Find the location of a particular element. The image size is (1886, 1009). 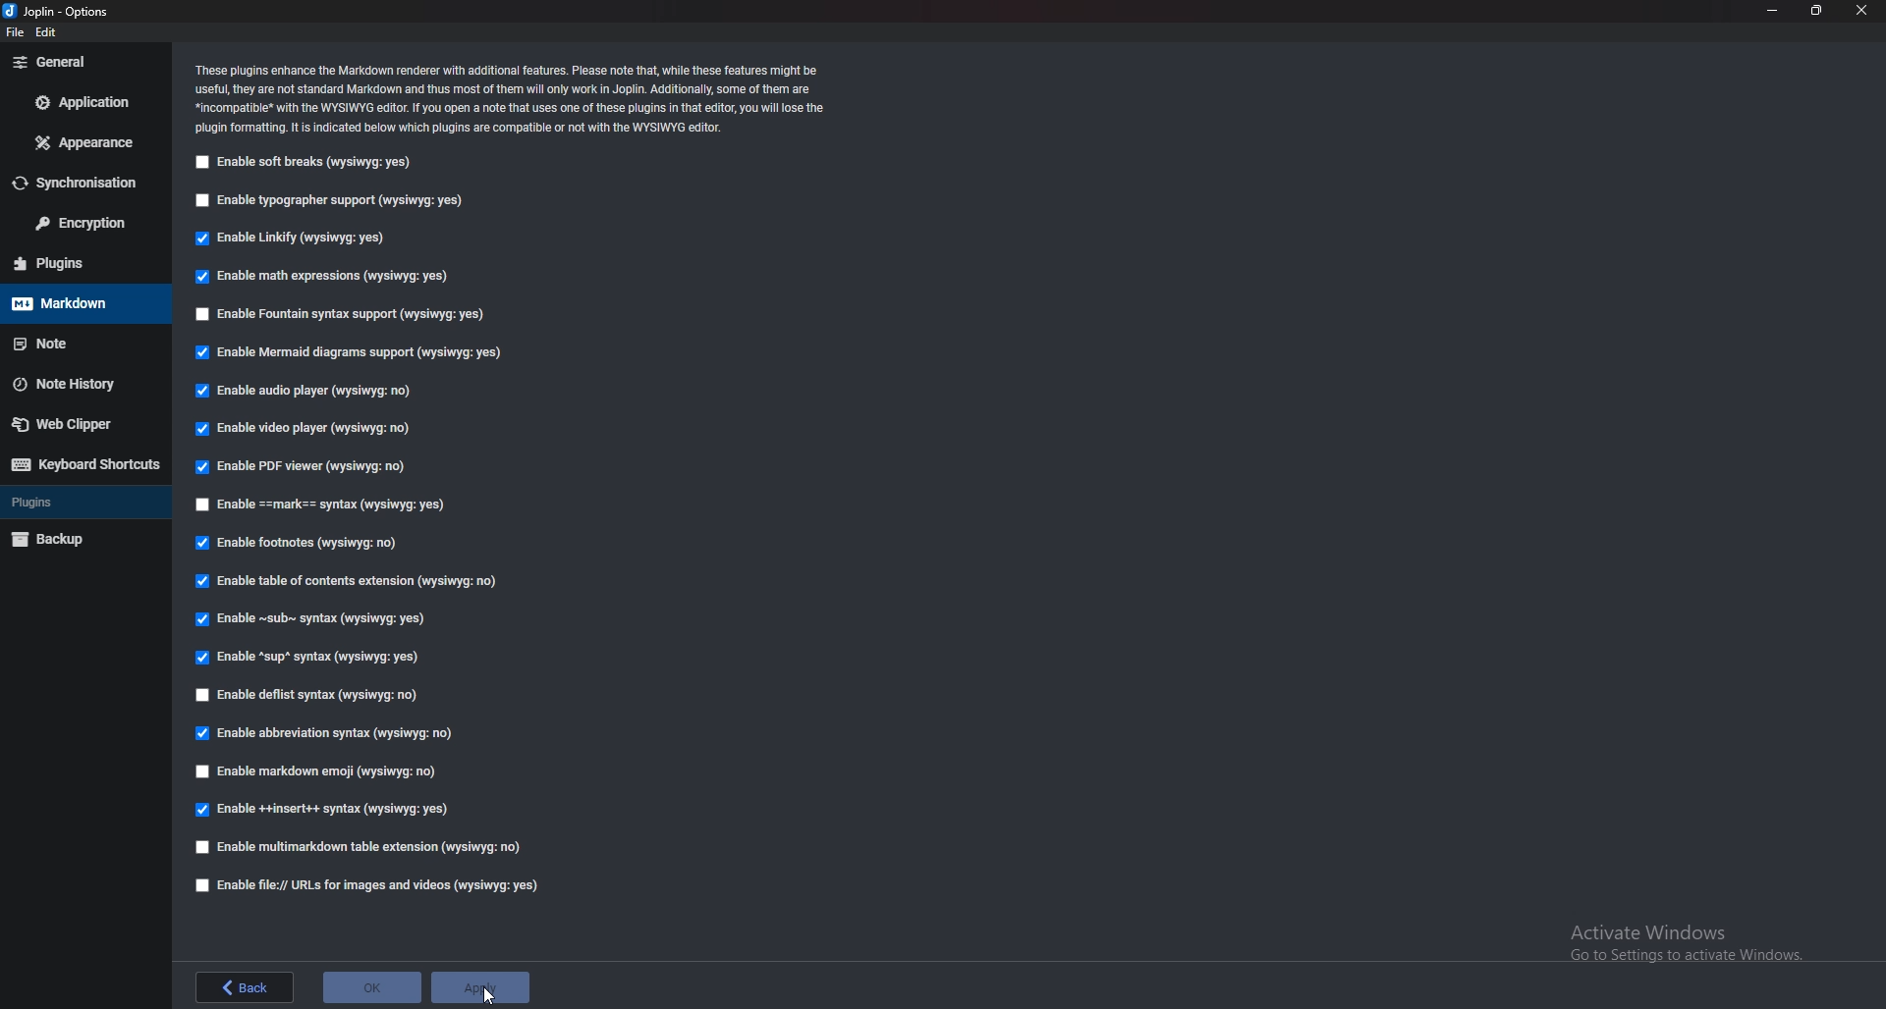

Enable mermaid diagrams support is located at coordinates (358, 353).